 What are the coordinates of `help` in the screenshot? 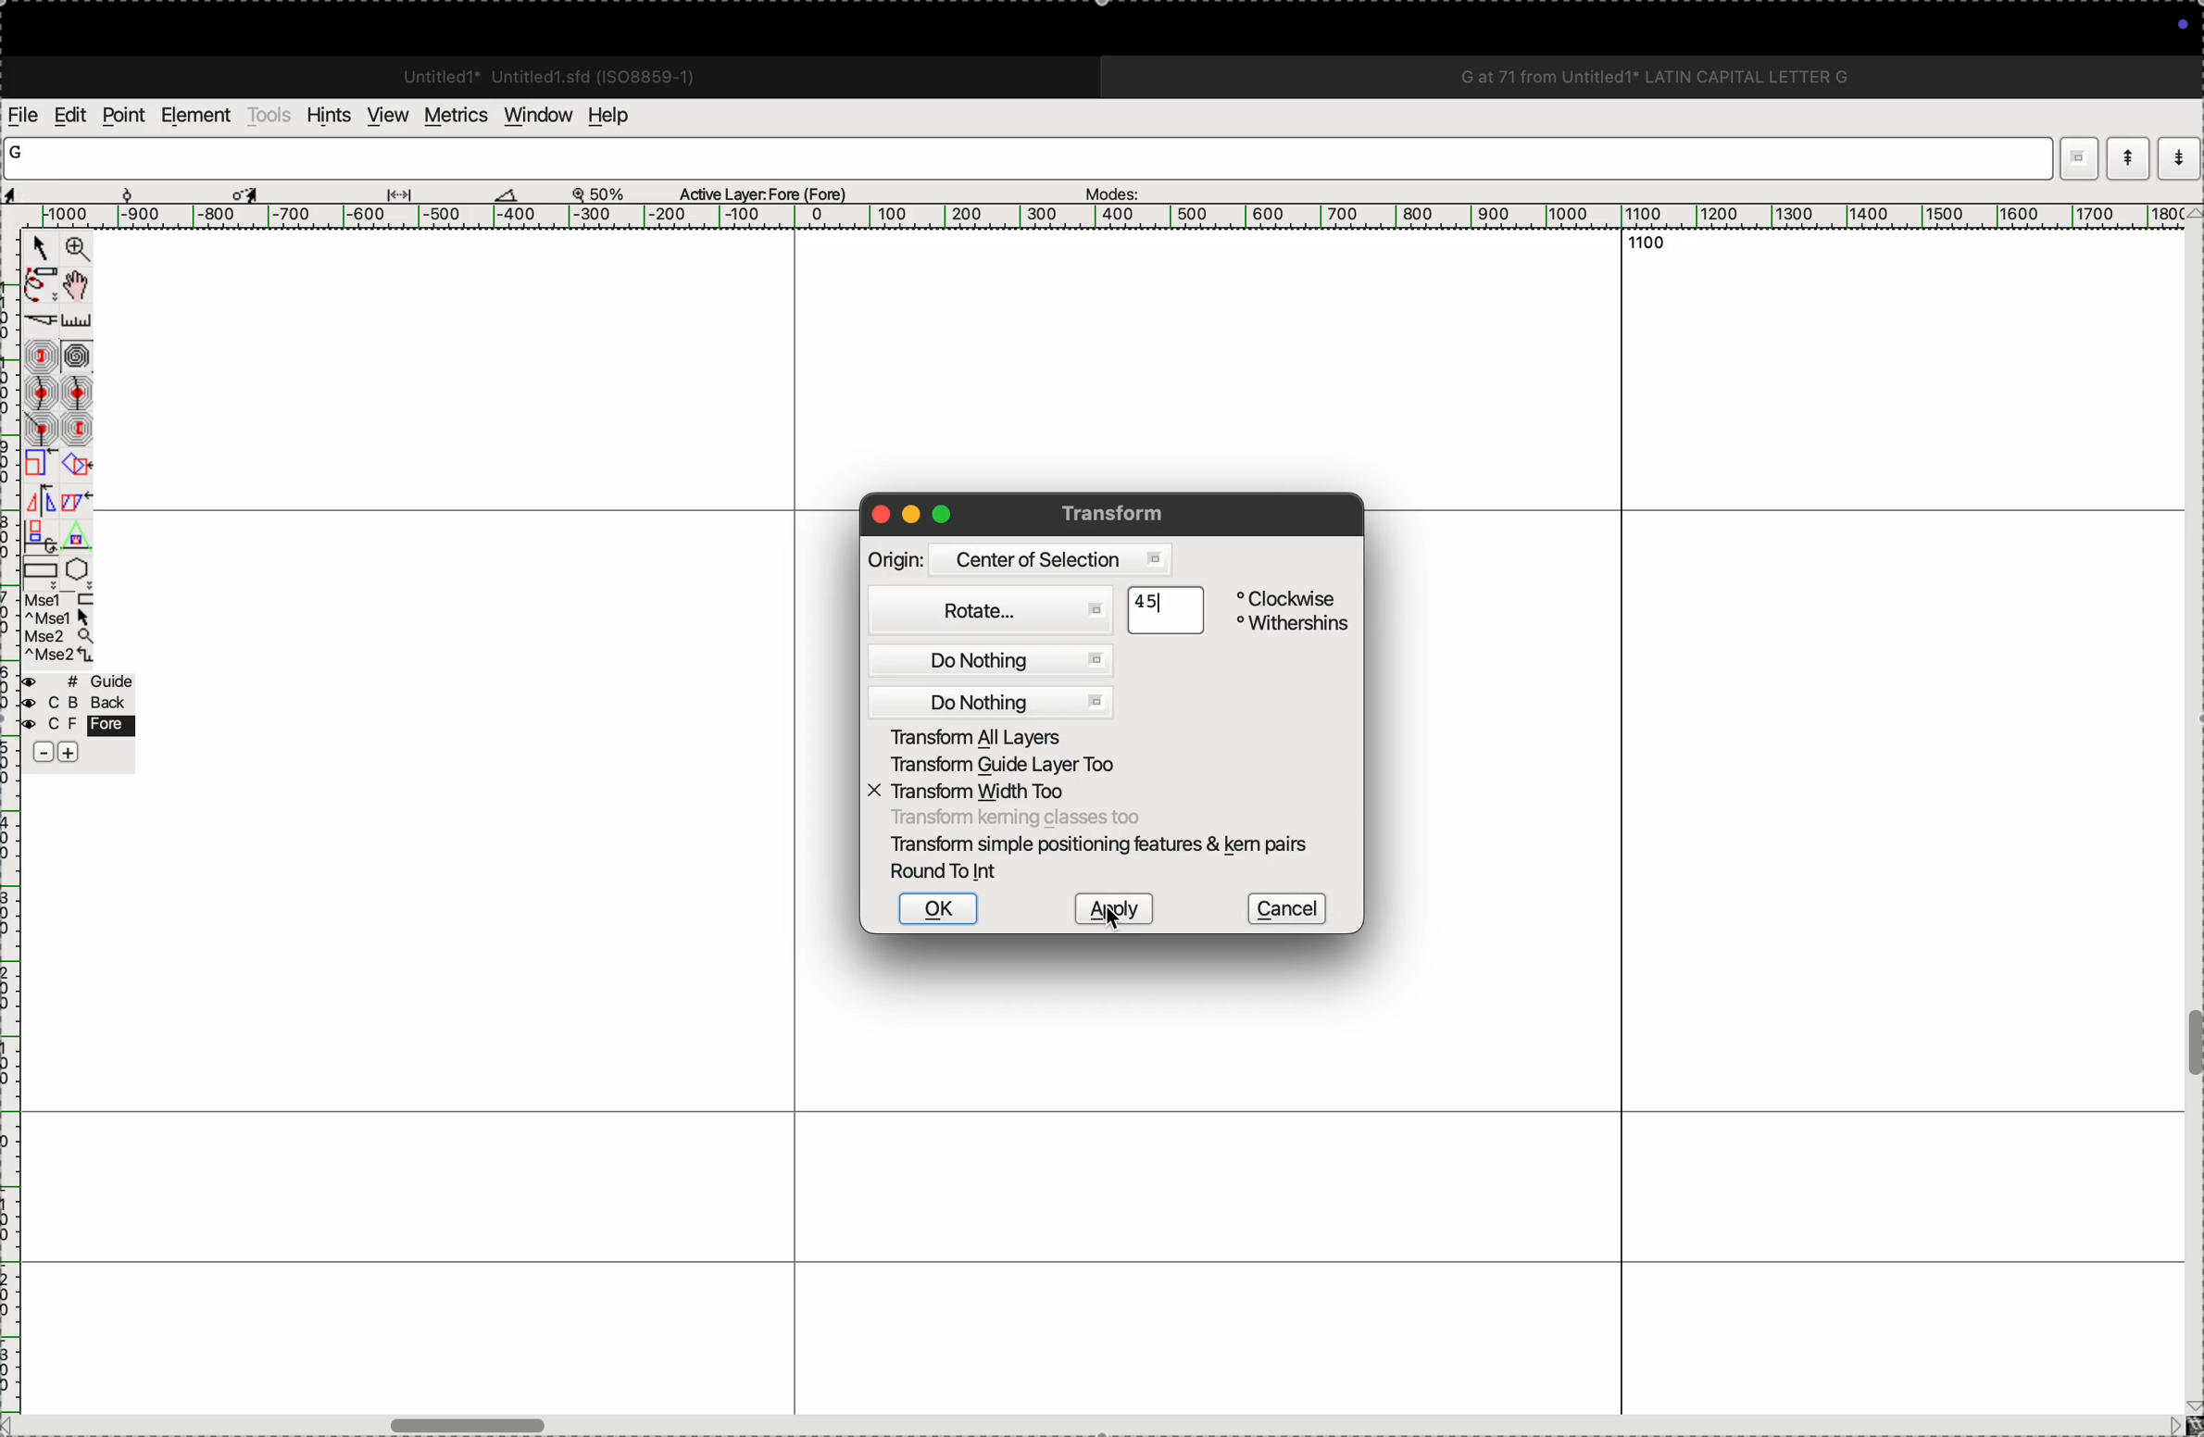 It's located at (619, 115).